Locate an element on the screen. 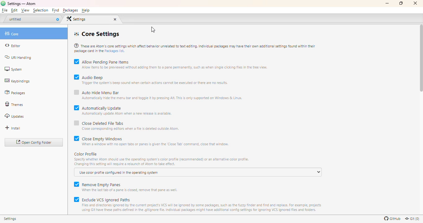 This screenshot has height=223, width=423. keybindings is located at coordinates (17, 81).